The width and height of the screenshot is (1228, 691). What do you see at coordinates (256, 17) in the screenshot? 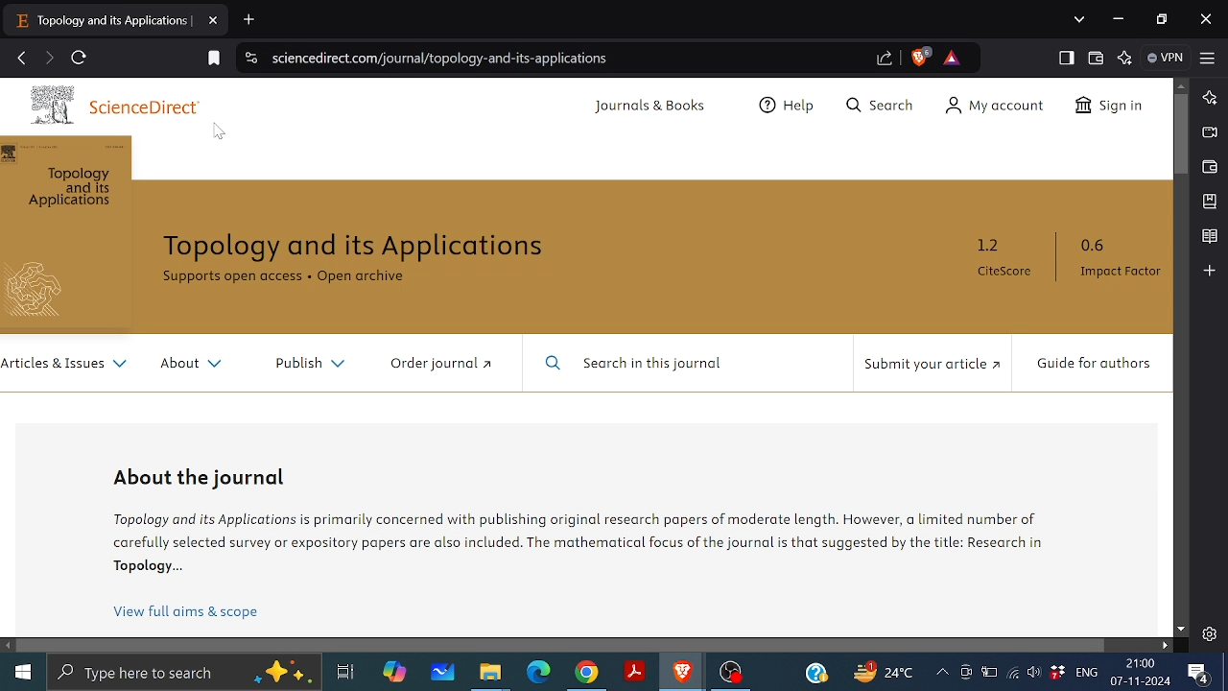
I see `add new tab` at bounding box center [256, 17].